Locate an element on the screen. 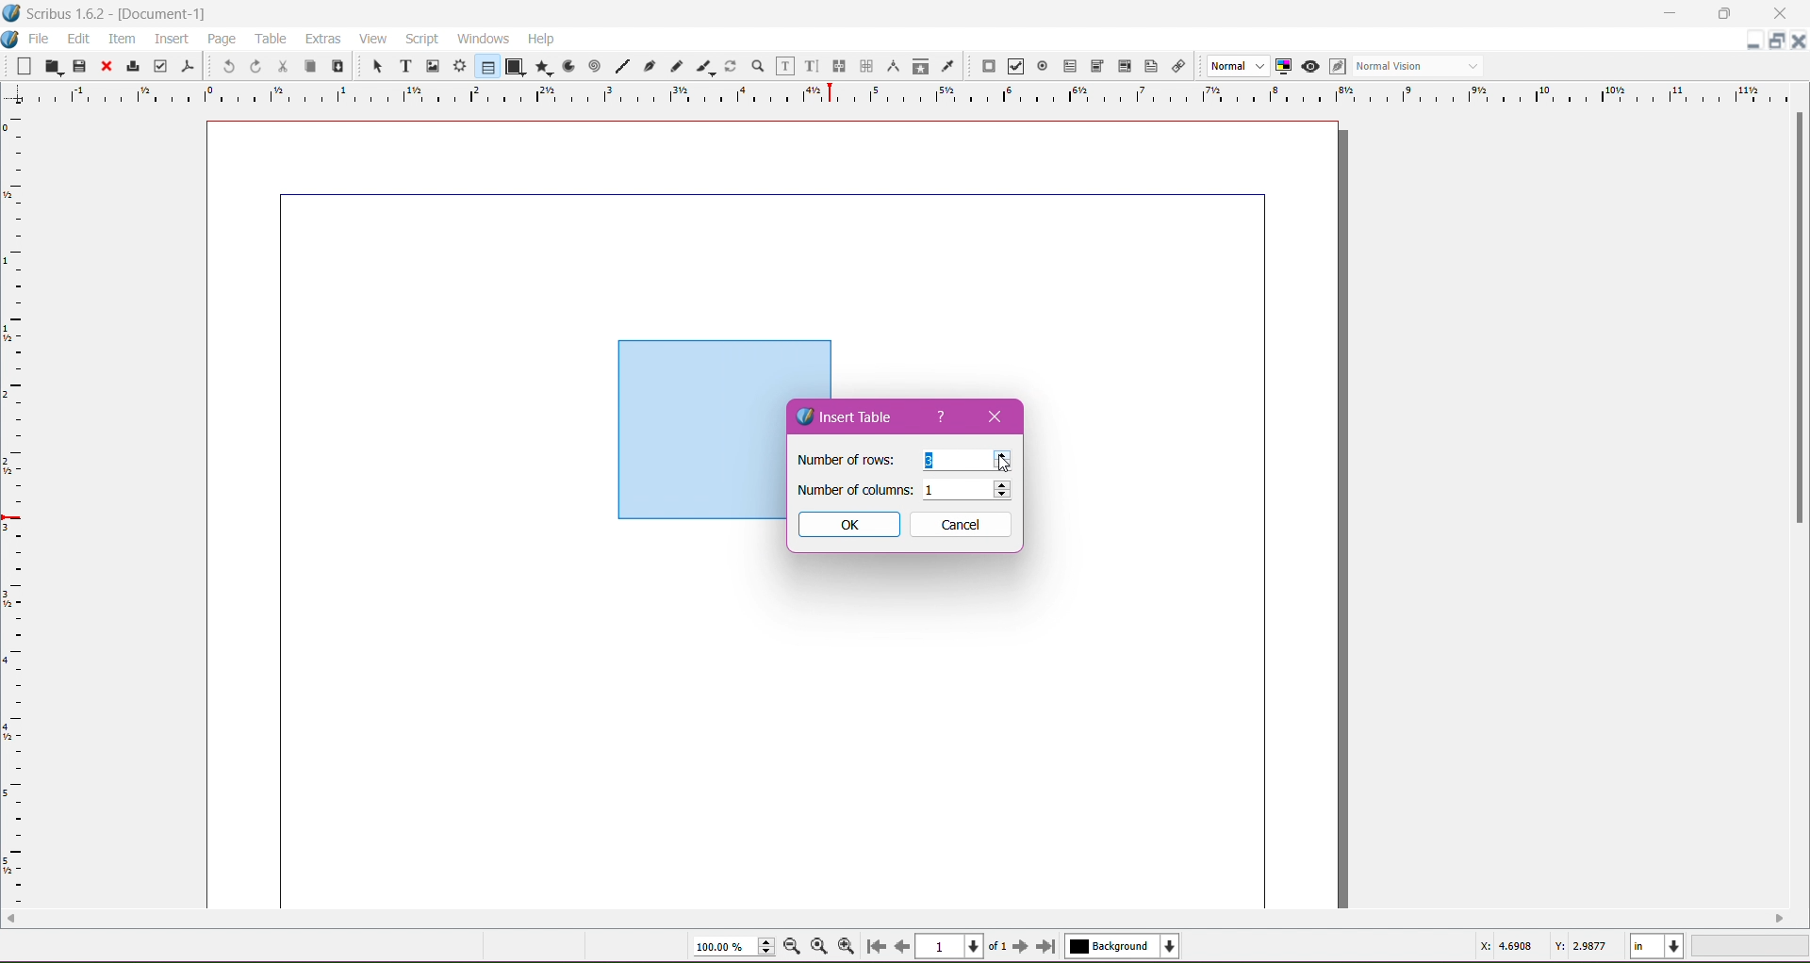 The height and width of the screenshot is (963, 1810). cursor is located at coordinates (999, 462).